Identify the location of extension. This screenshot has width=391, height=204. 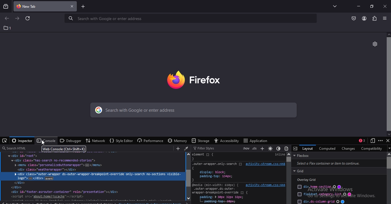
(375, 19).